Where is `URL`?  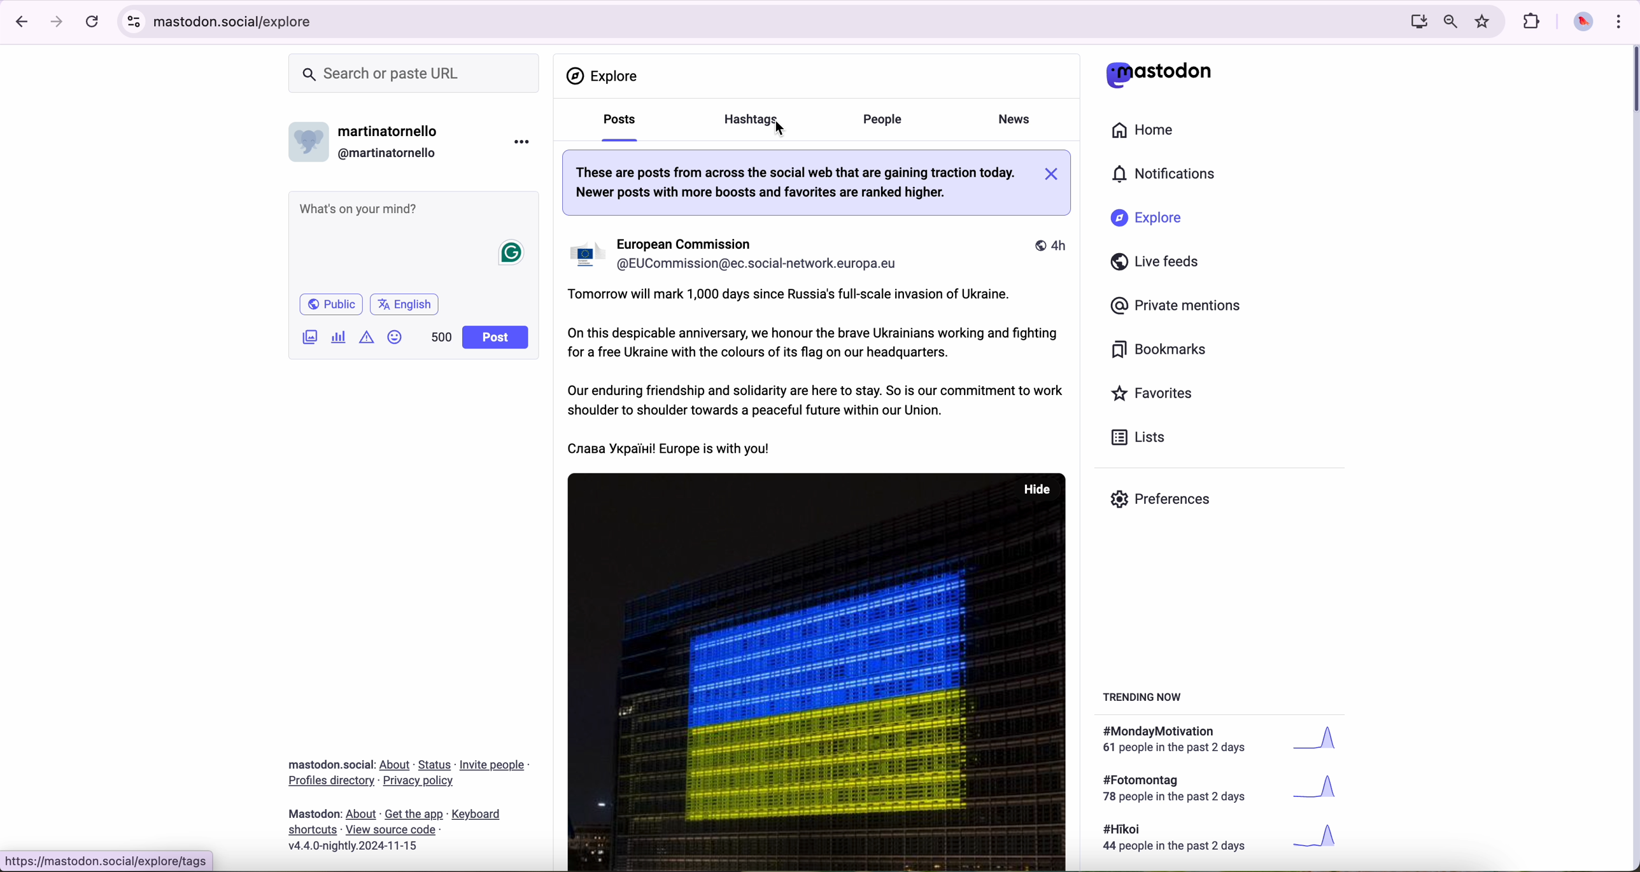
URL is located at coordinates (108, 861).